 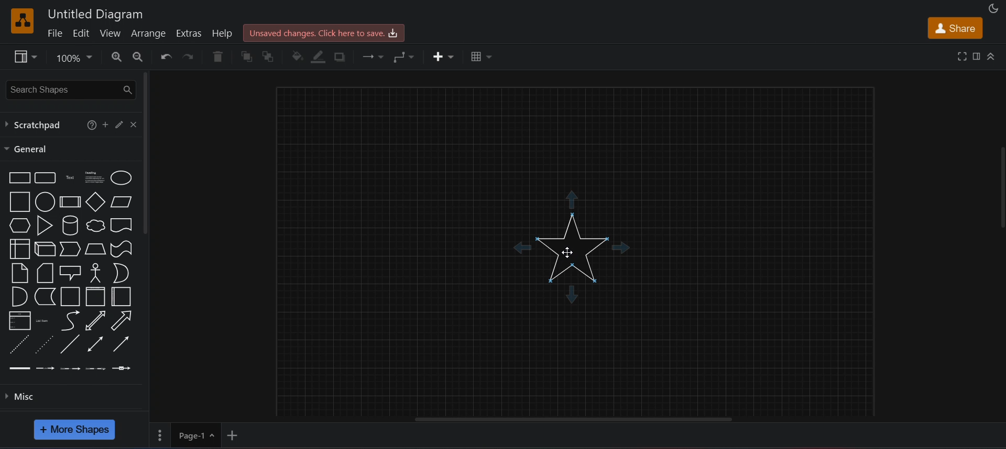 What do you see at coordinates (571, 252) in the screenshot?
I see `cursor` at bounding box center [571, 252].